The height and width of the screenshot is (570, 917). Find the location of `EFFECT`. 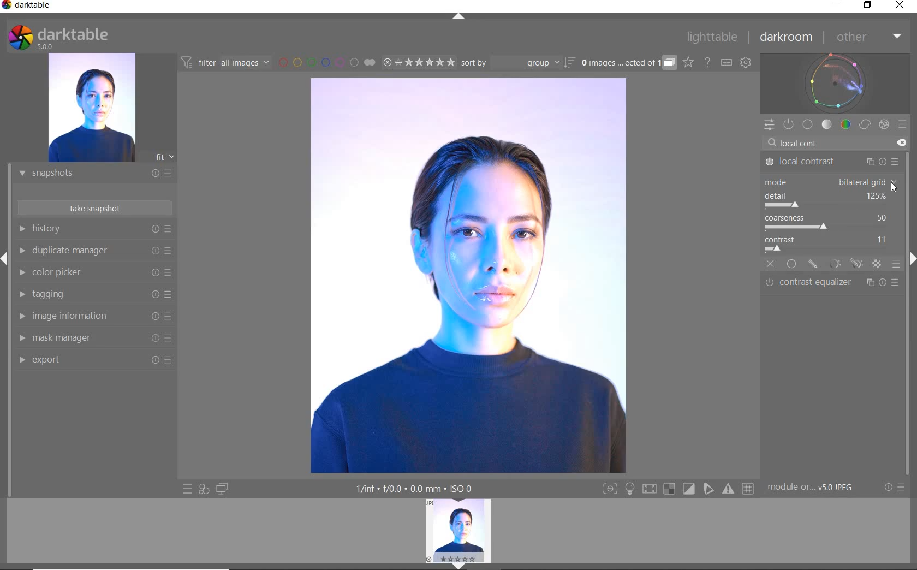

EFFECT is located at coordinates (884, 124).